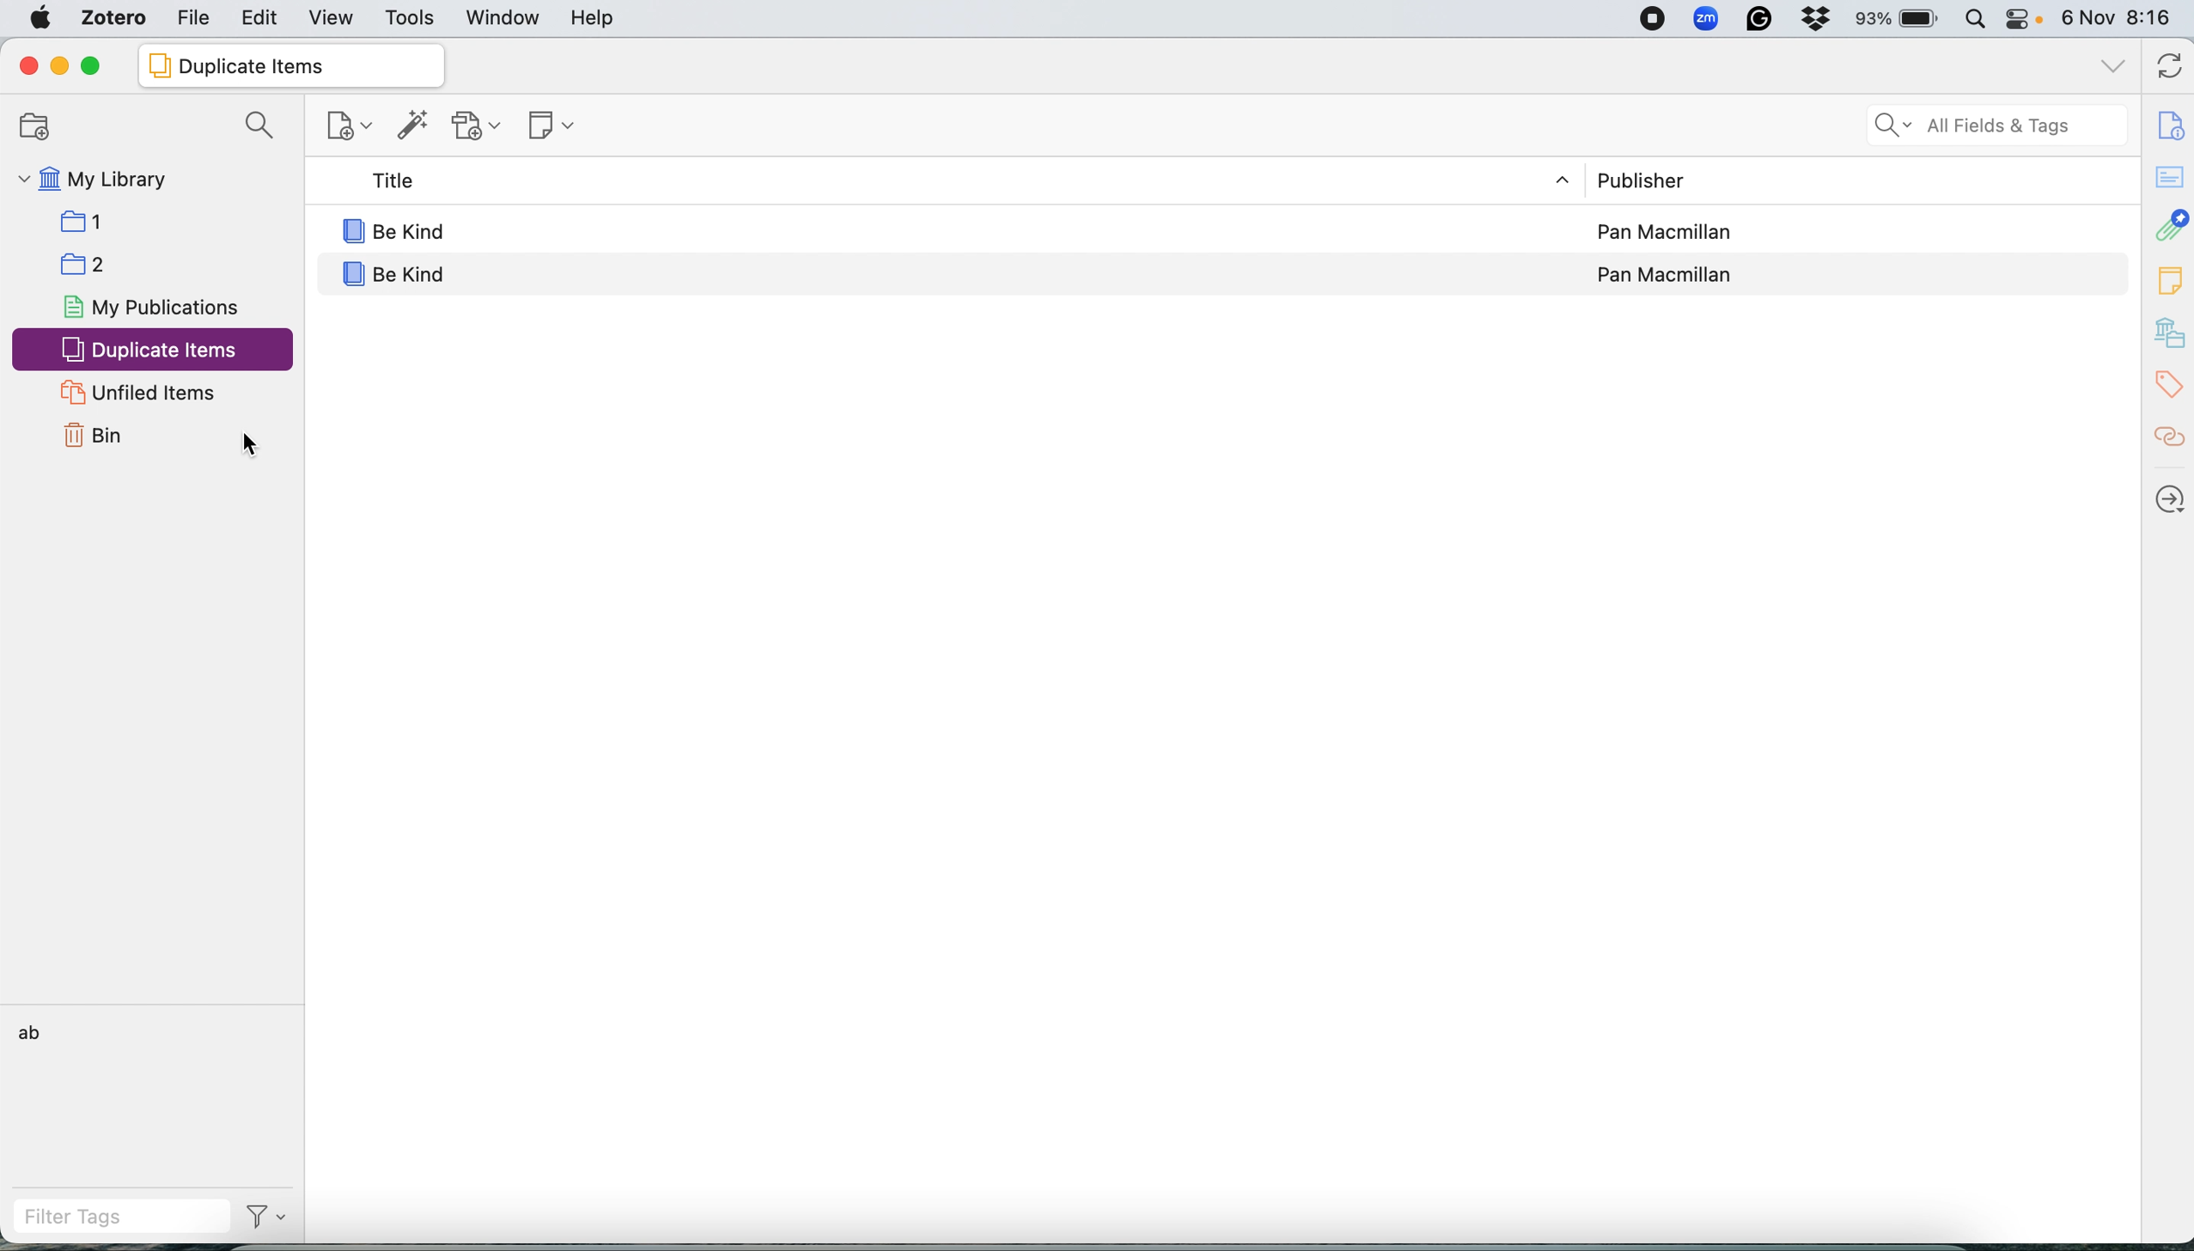 This screenshot has height=1251, width=2194. I want to click on locate, so click(2171, 494).